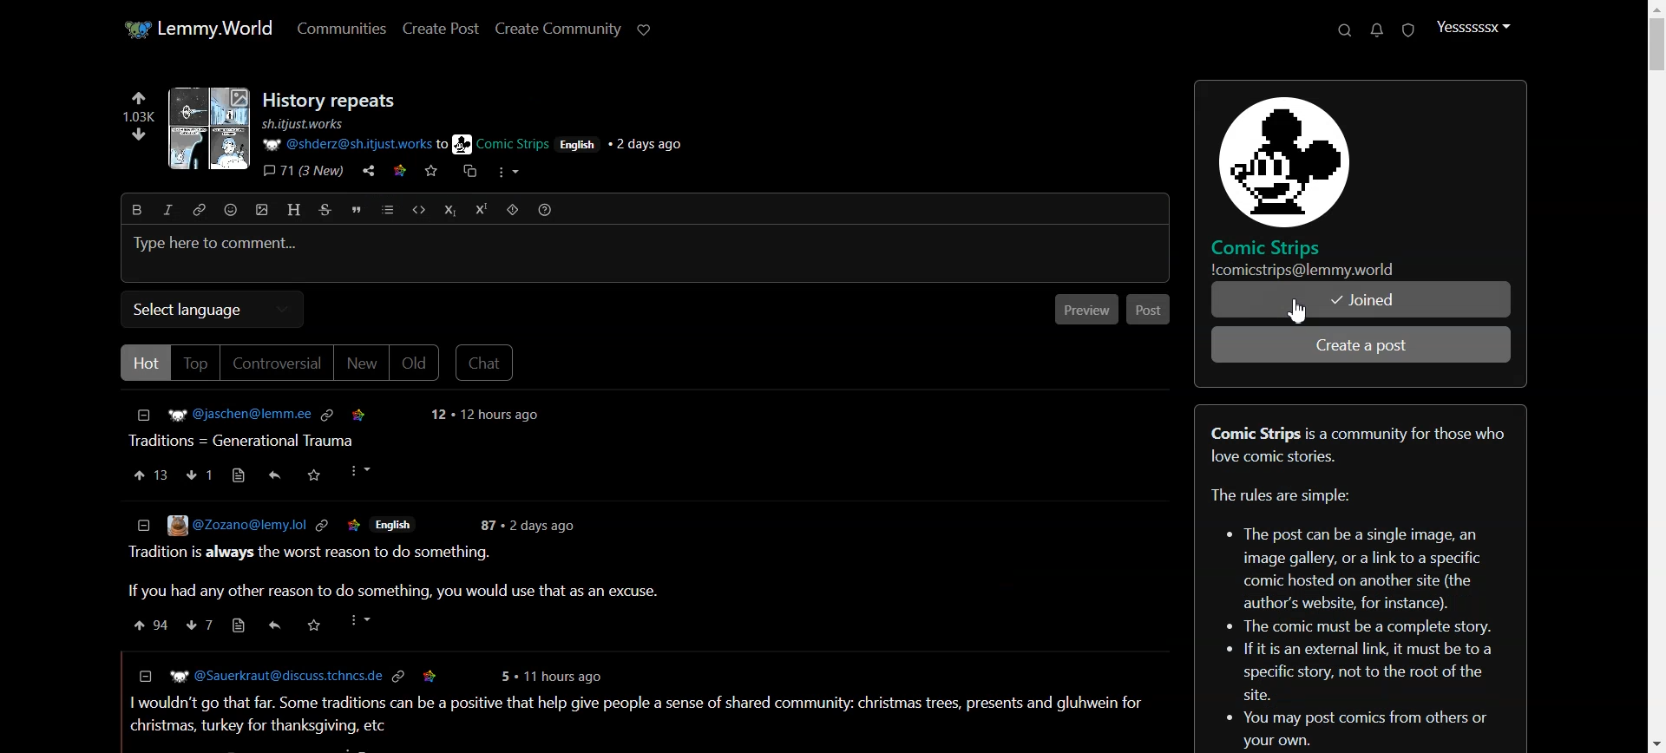  Describe the element at coordinates (221, 414) in the screenshot. I see `@jaschen@lemm.ce` at that location.